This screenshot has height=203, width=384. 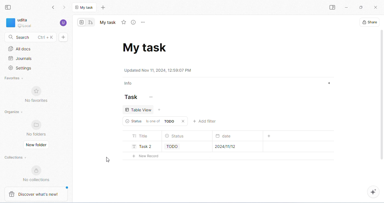 What do you see at coordinates (131, 97) in the screenshot?
I see `task` at bounding box center [131, 97].